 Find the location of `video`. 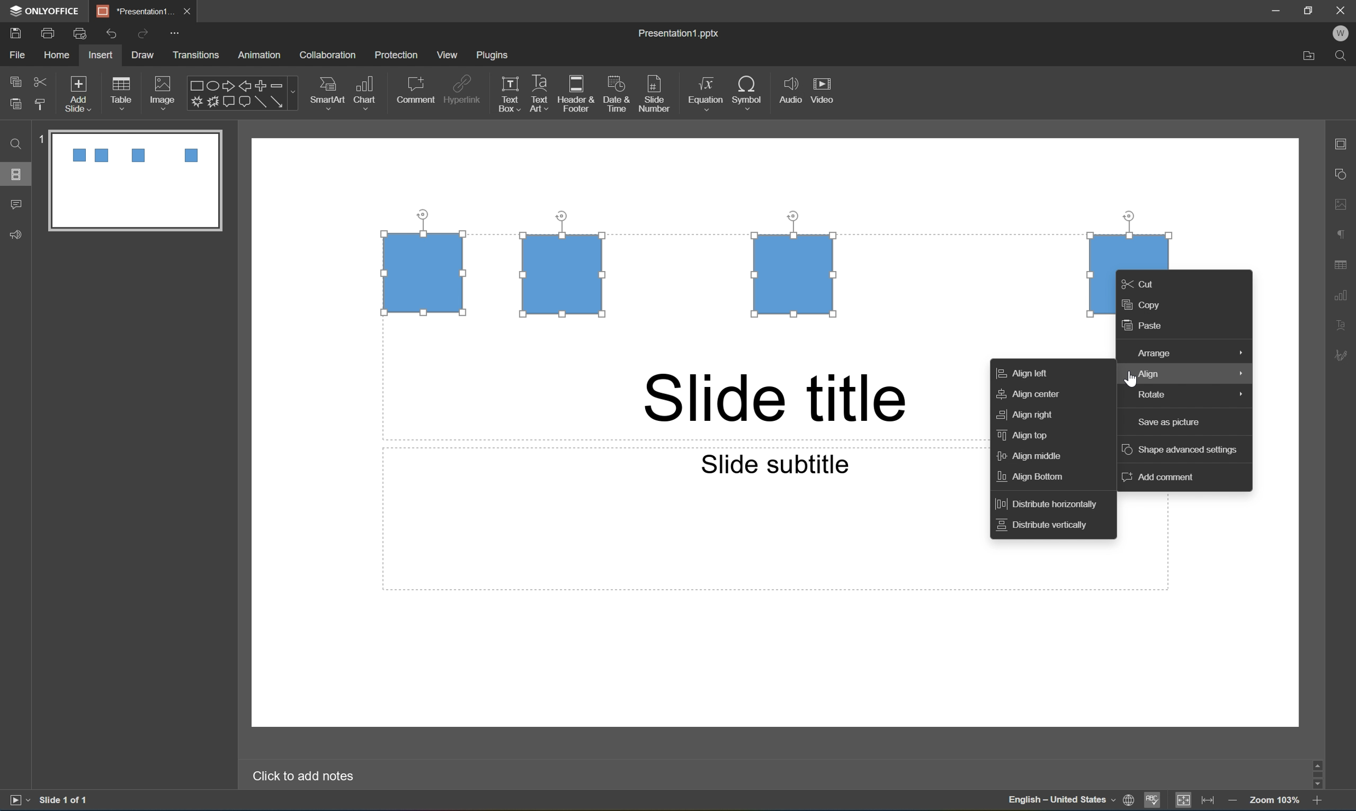

video is located at coordinates (826, 90).